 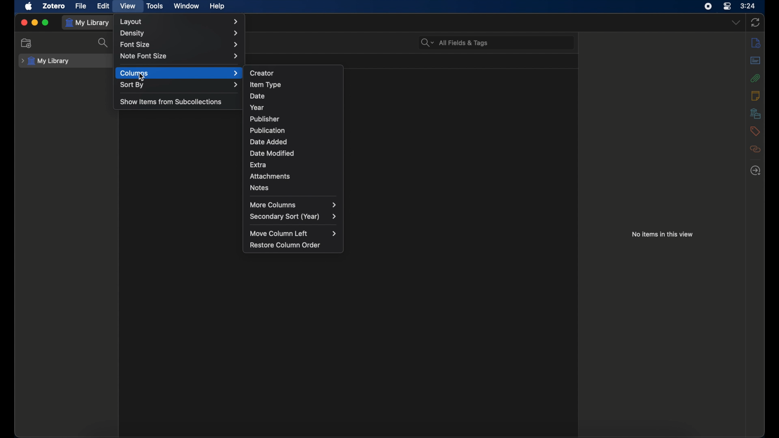 I want to click on move column left, so click(x=295, y=234).